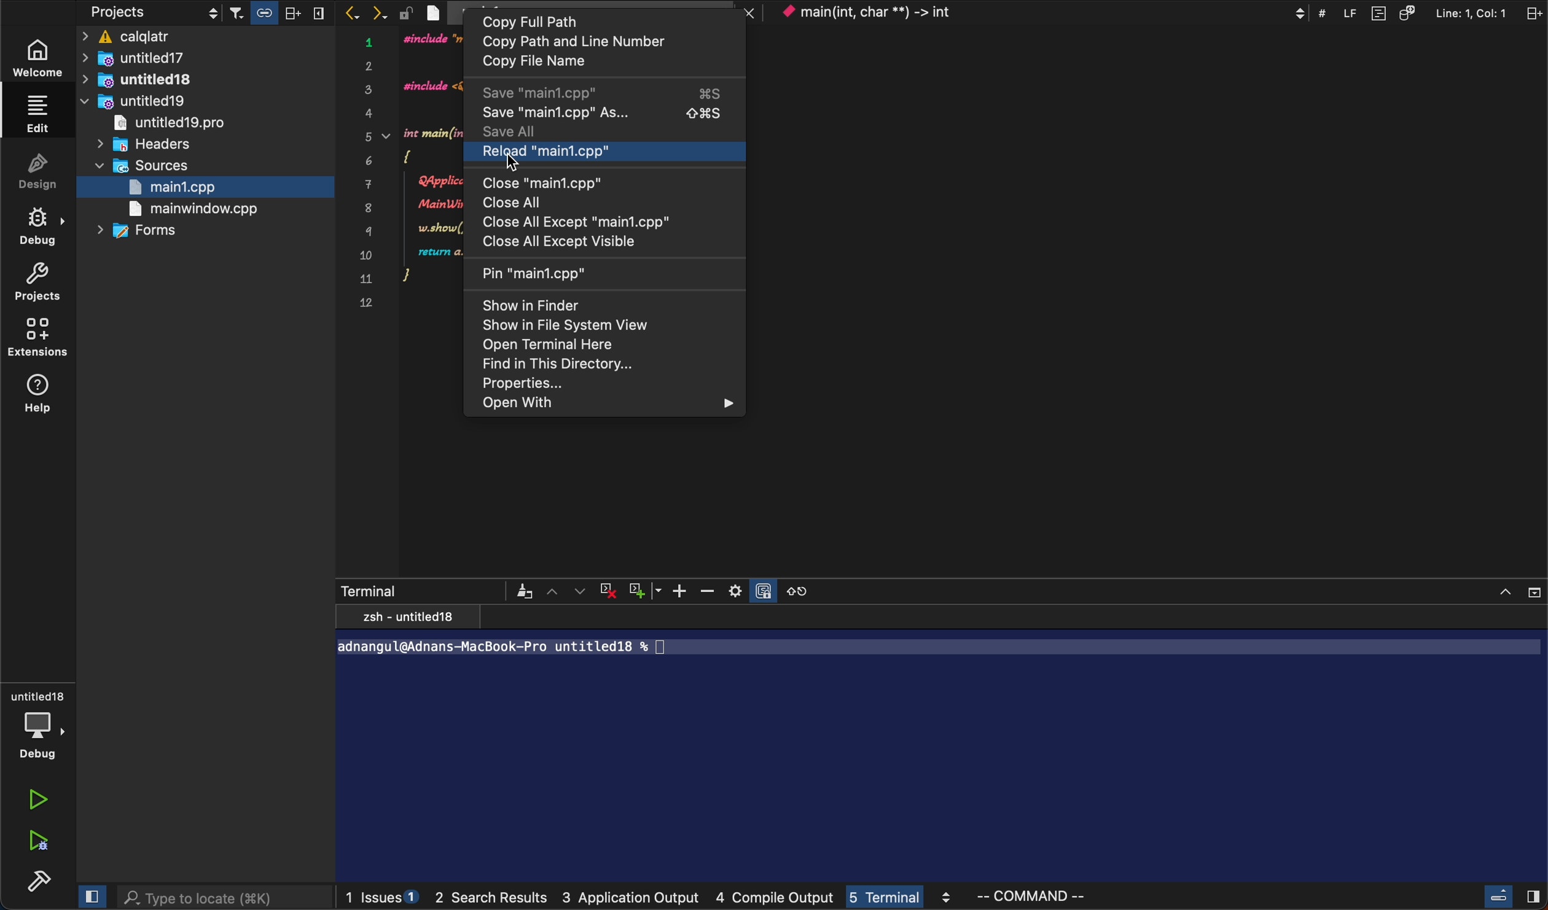 The height and width of the screenshot is (910, 1548). Describe the element at coordinates (530, 305) in the screenshot. I see `show finder` at that location.